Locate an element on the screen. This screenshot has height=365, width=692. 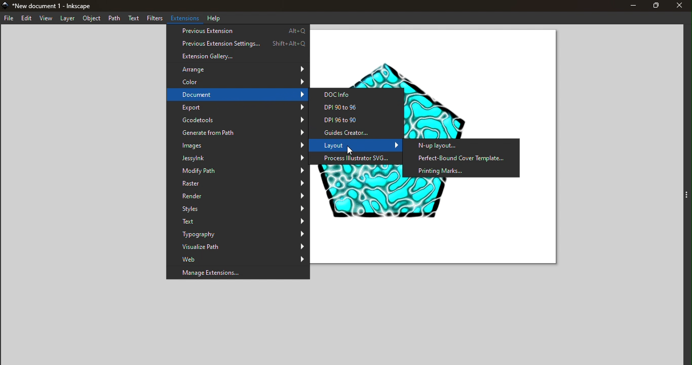
Process Illustrator SVG... is located at coordinates (357, 159).